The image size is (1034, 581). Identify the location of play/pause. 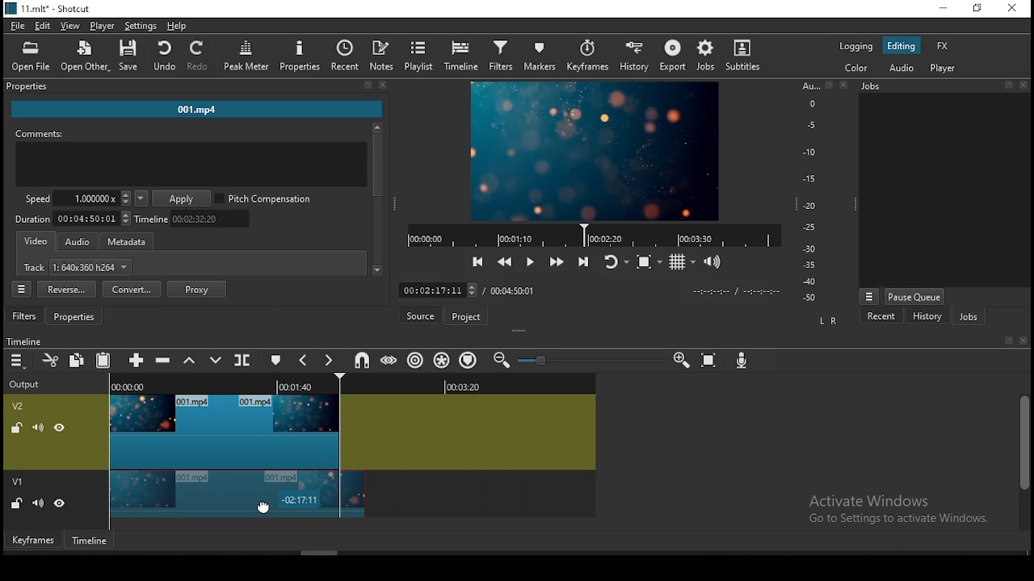
(532, 260).